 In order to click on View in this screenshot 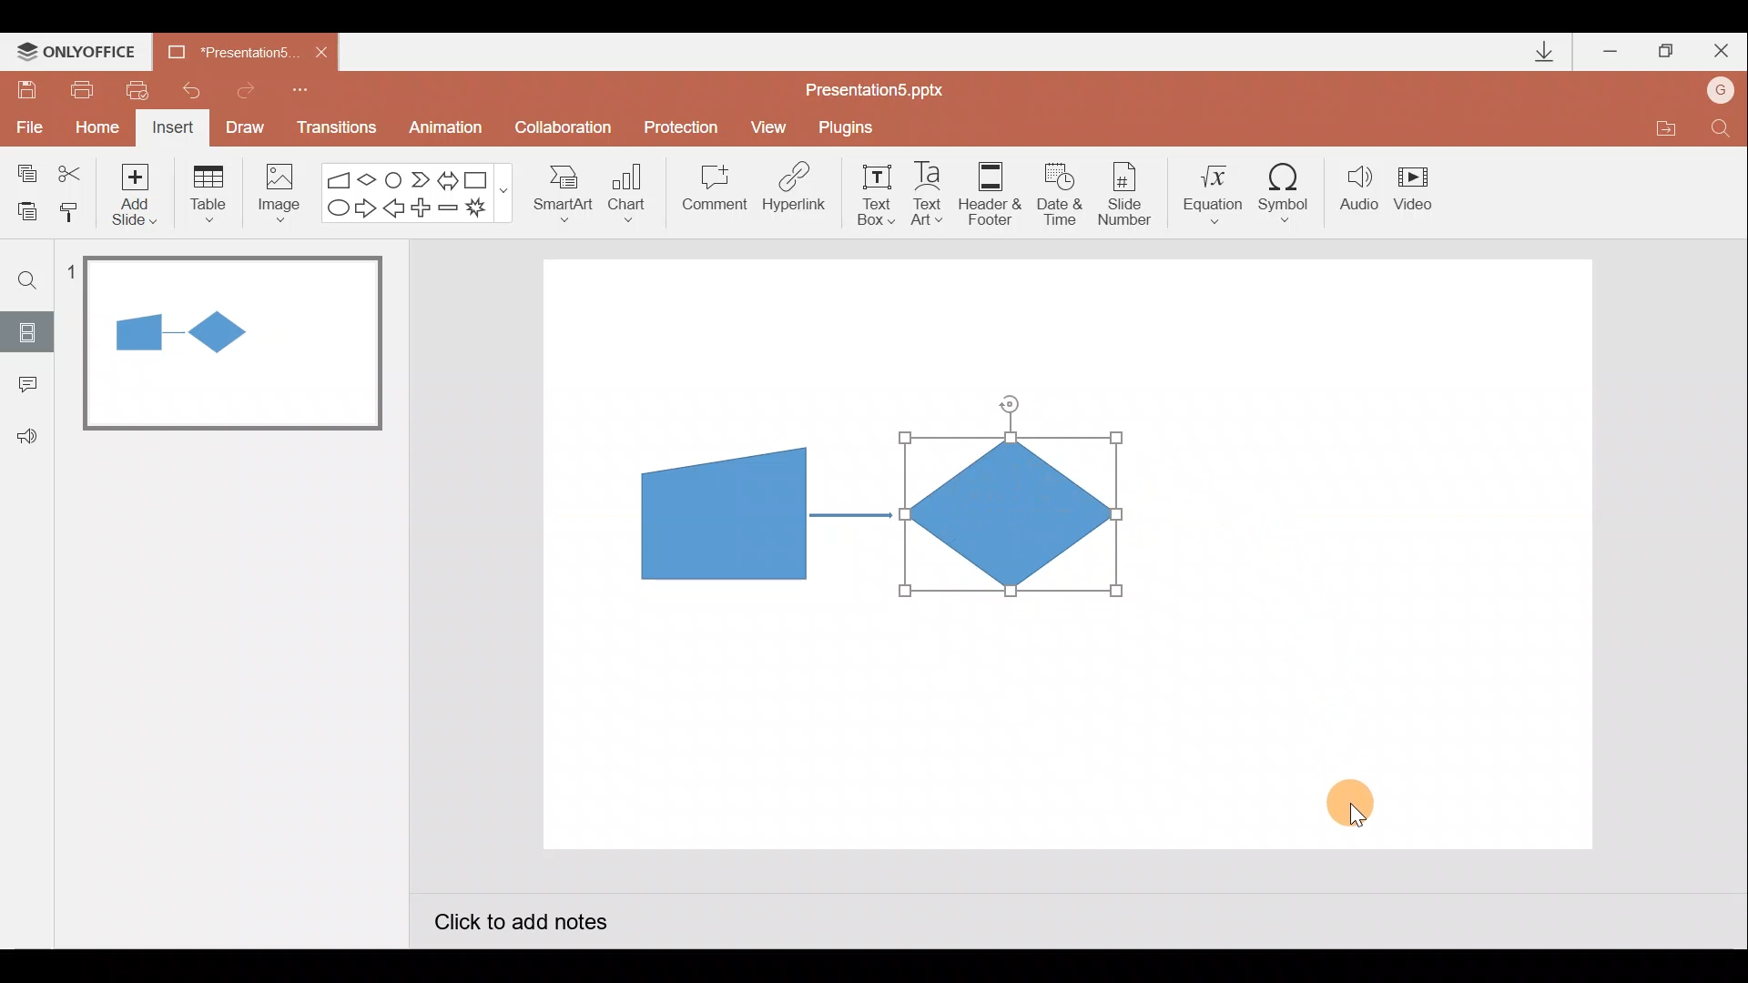, I will do `click(771, 126)`.